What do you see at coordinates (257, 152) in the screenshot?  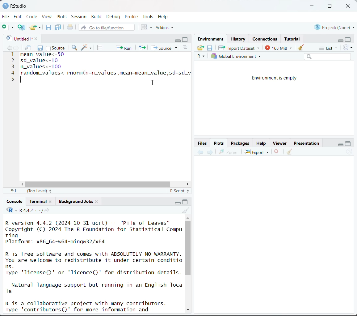 I see `Export` at bounding box center [257, 152].